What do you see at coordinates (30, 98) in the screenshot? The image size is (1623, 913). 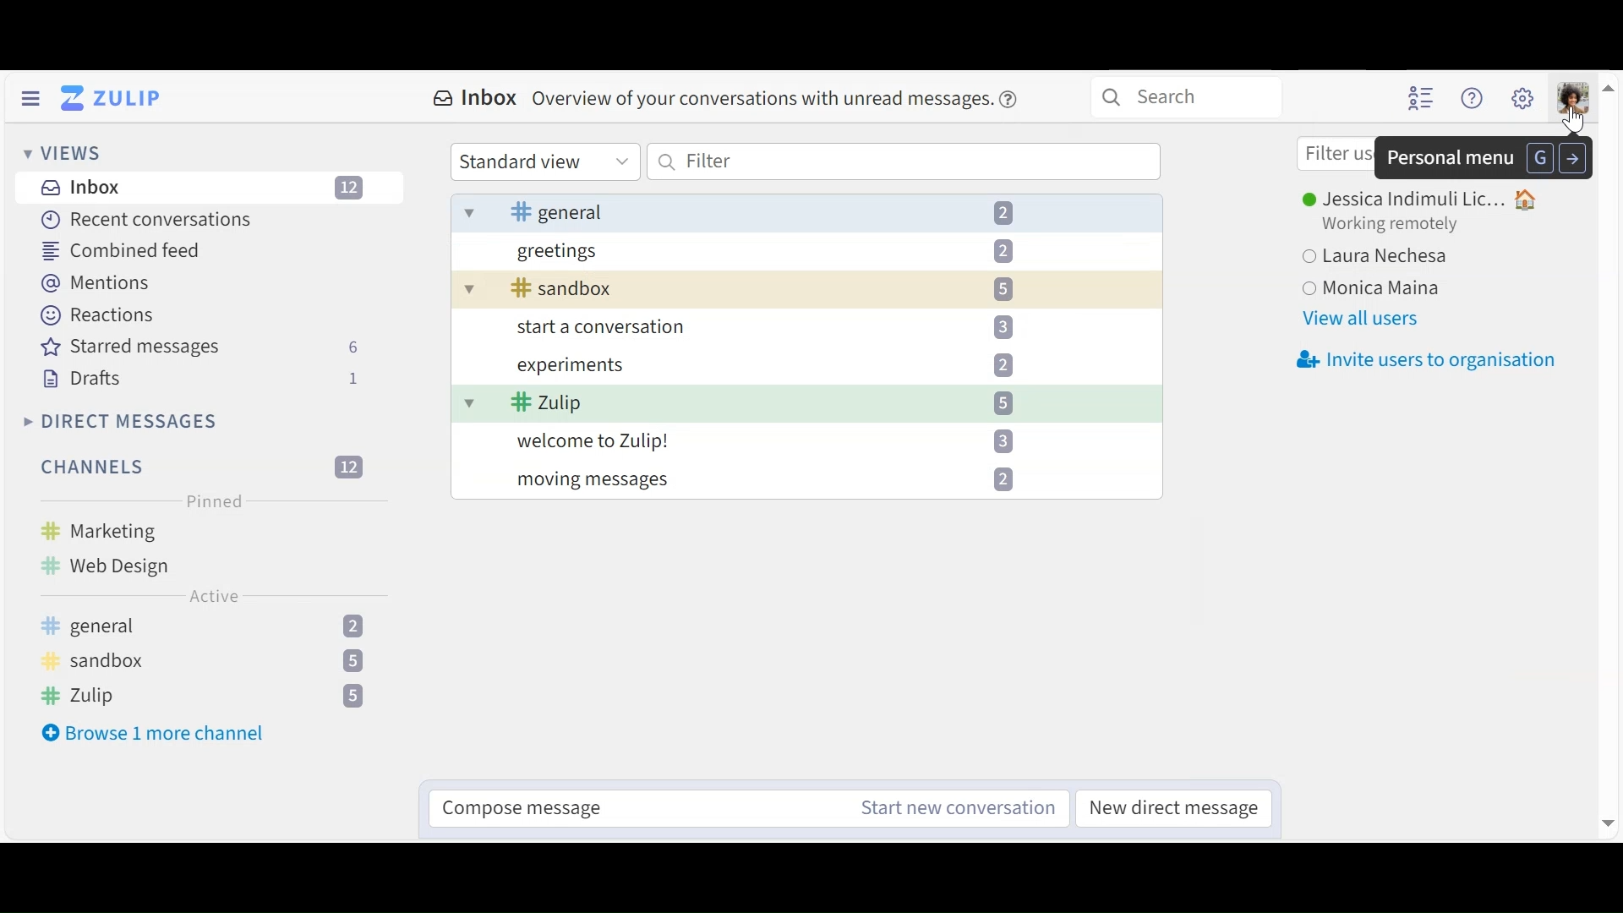 I see `Hide Side Pane` at bounding box center [30, 98].